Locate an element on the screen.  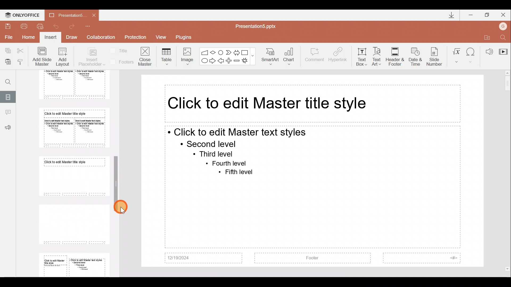
Collaboration is located at coordinates (101, 37).